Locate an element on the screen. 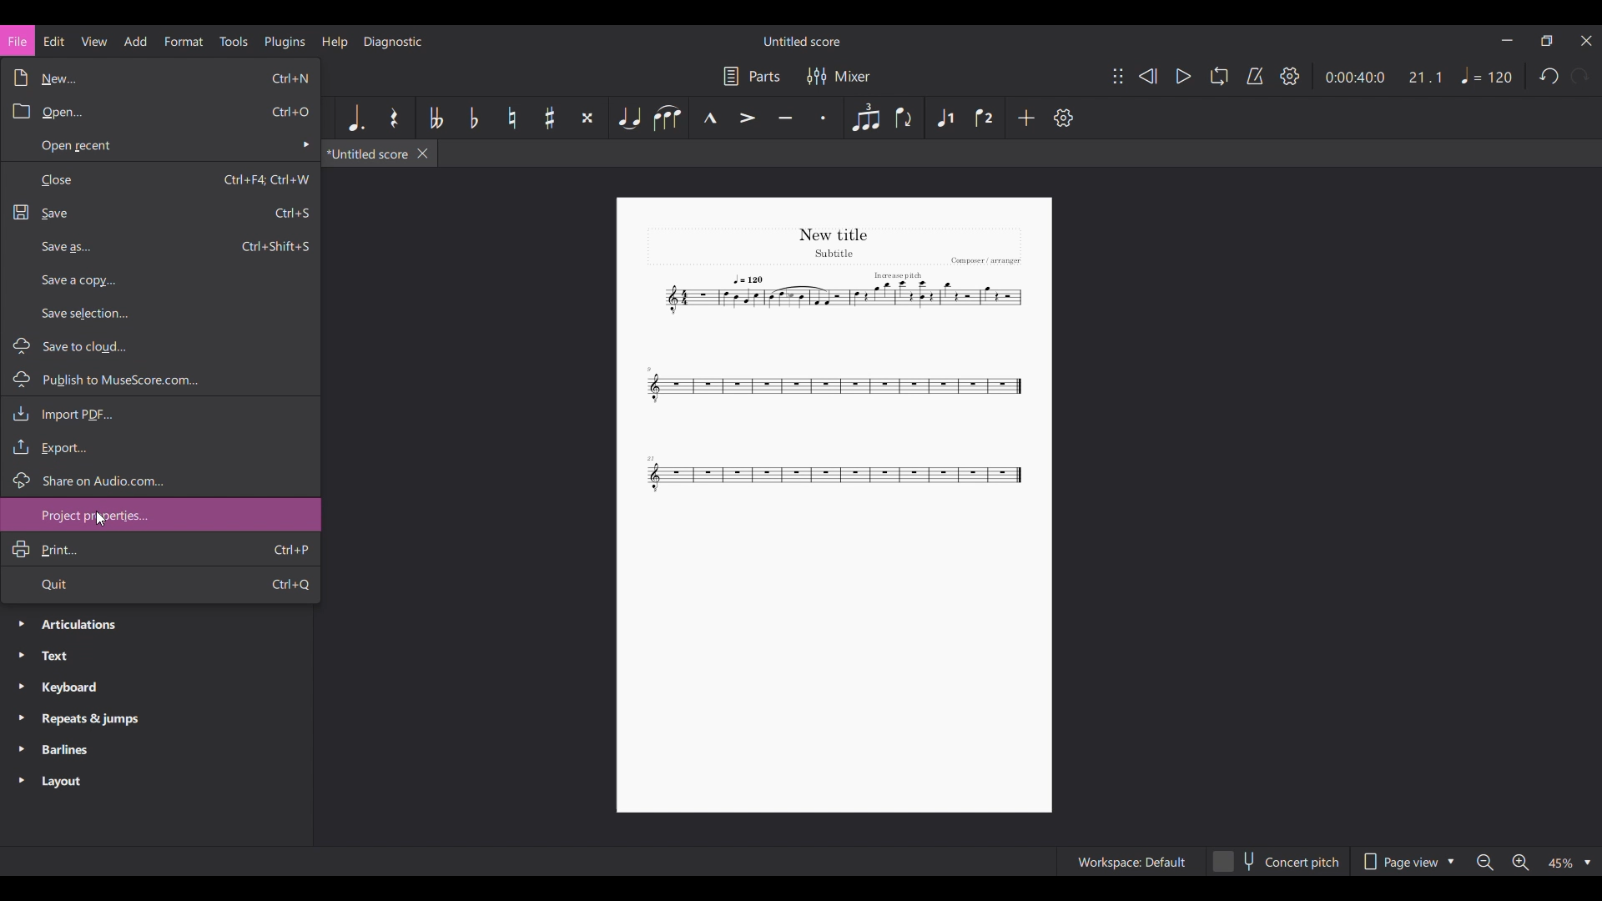 Image resolution: width=1602 pixels, height=901 pixels. Mixer settings is located at coordinates (839, 76).